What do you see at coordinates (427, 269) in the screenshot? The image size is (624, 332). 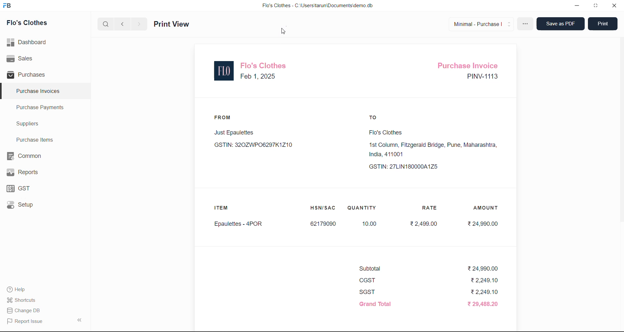 I see `Subtotal ₹24,990.00` at bounding box center [427, 269].